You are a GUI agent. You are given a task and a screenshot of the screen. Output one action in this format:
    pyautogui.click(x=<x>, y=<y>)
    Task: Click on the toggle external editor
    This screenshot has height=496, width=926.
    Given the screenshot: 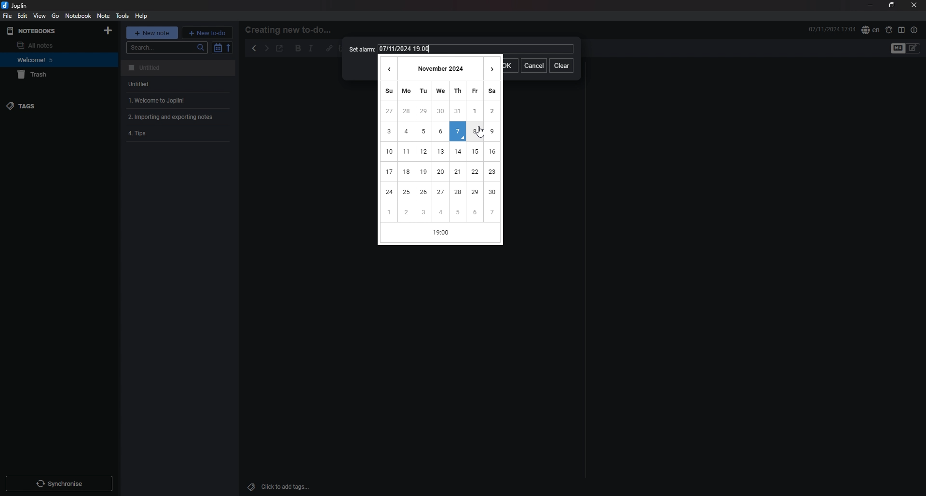 What is the action you would take?
    pyautogui.click(x=280, y=49)
    